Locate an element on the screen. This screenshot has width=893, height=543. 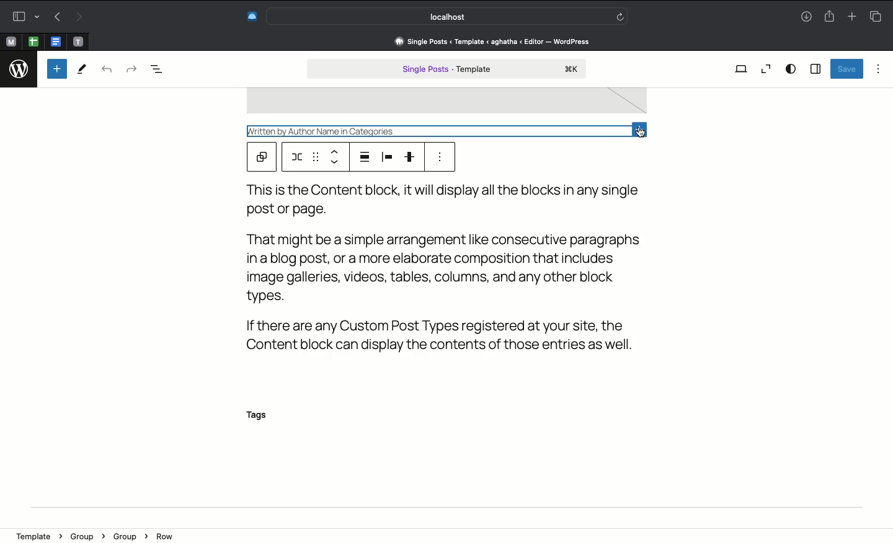
Search bar is located at coordinates (449, 16).